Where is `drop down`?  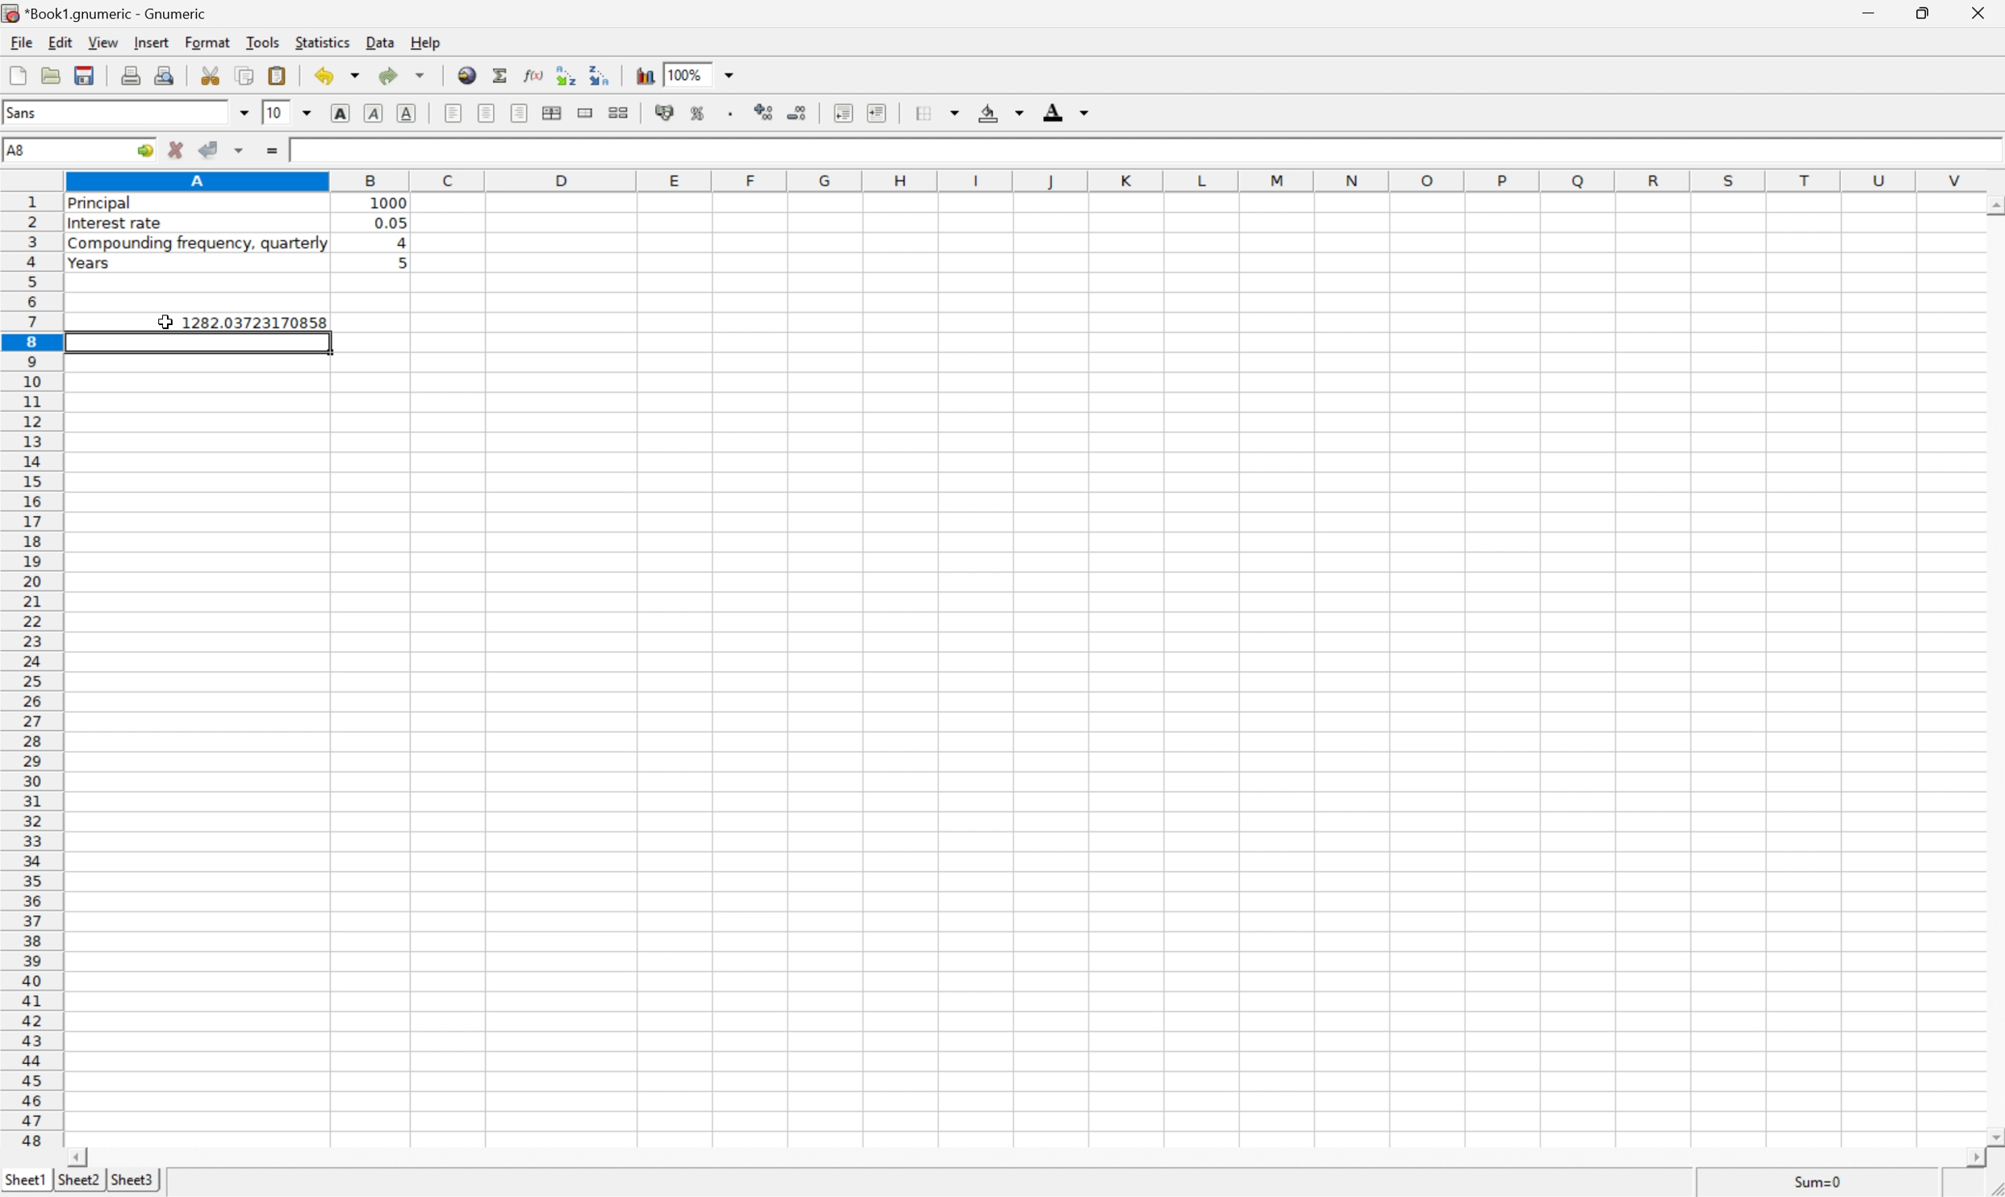 drop down is located at coordinates (731, 76).